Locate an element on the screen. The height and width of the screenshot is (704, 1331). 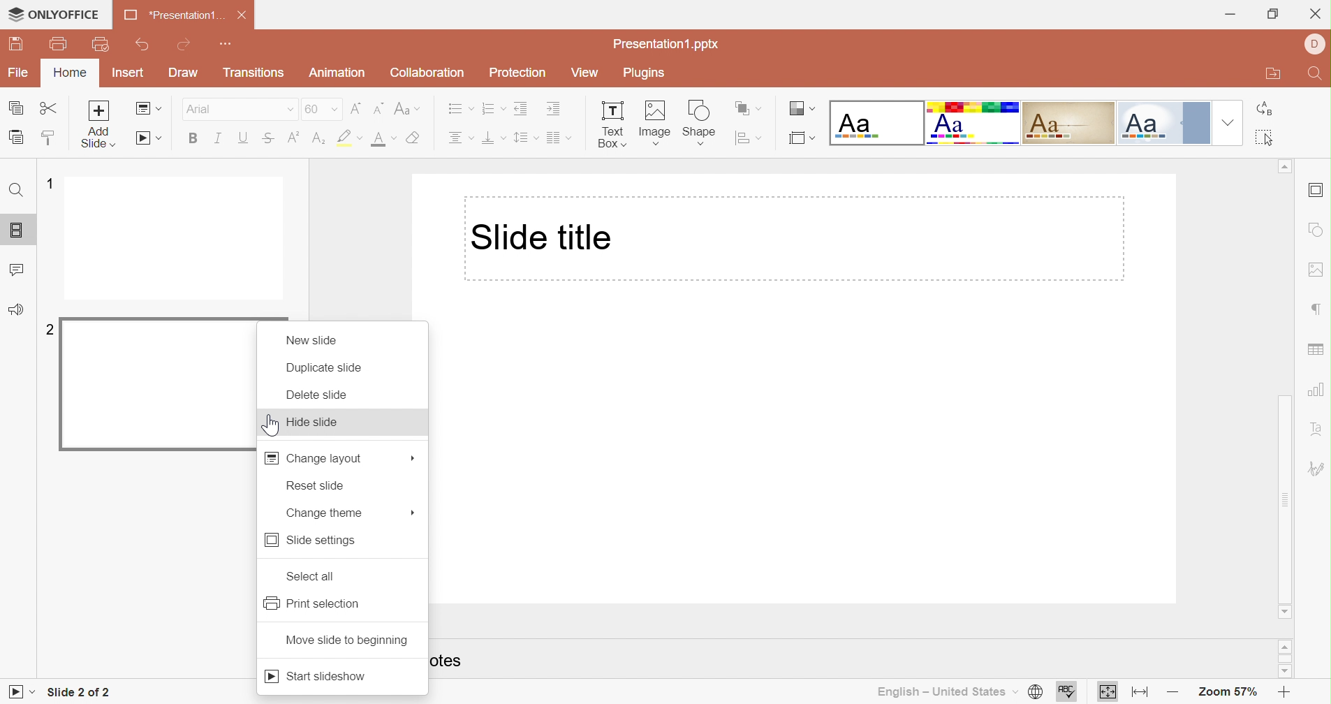
Drop Down is located at coordinates (286, 110).